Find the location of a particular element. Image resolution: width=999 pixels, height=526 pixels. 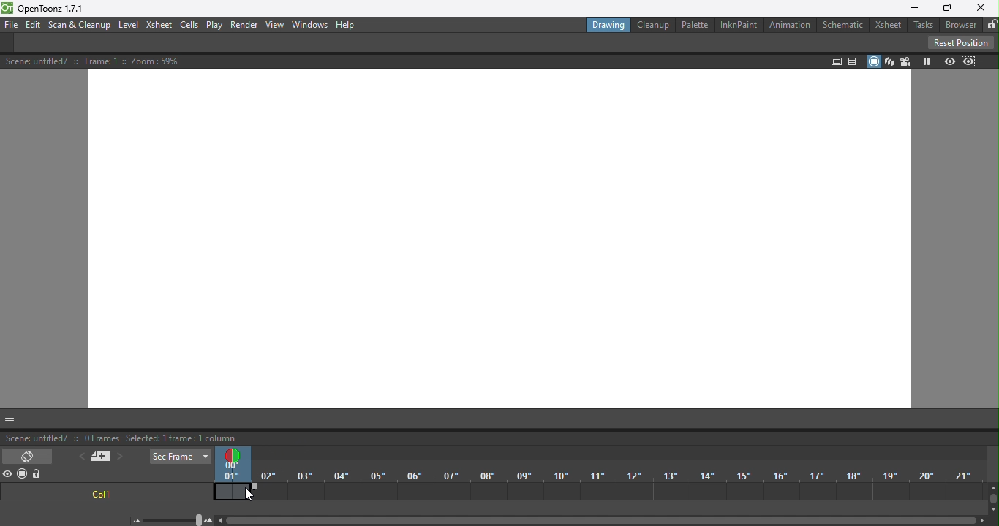

Play is located at coordinates (213, 26).